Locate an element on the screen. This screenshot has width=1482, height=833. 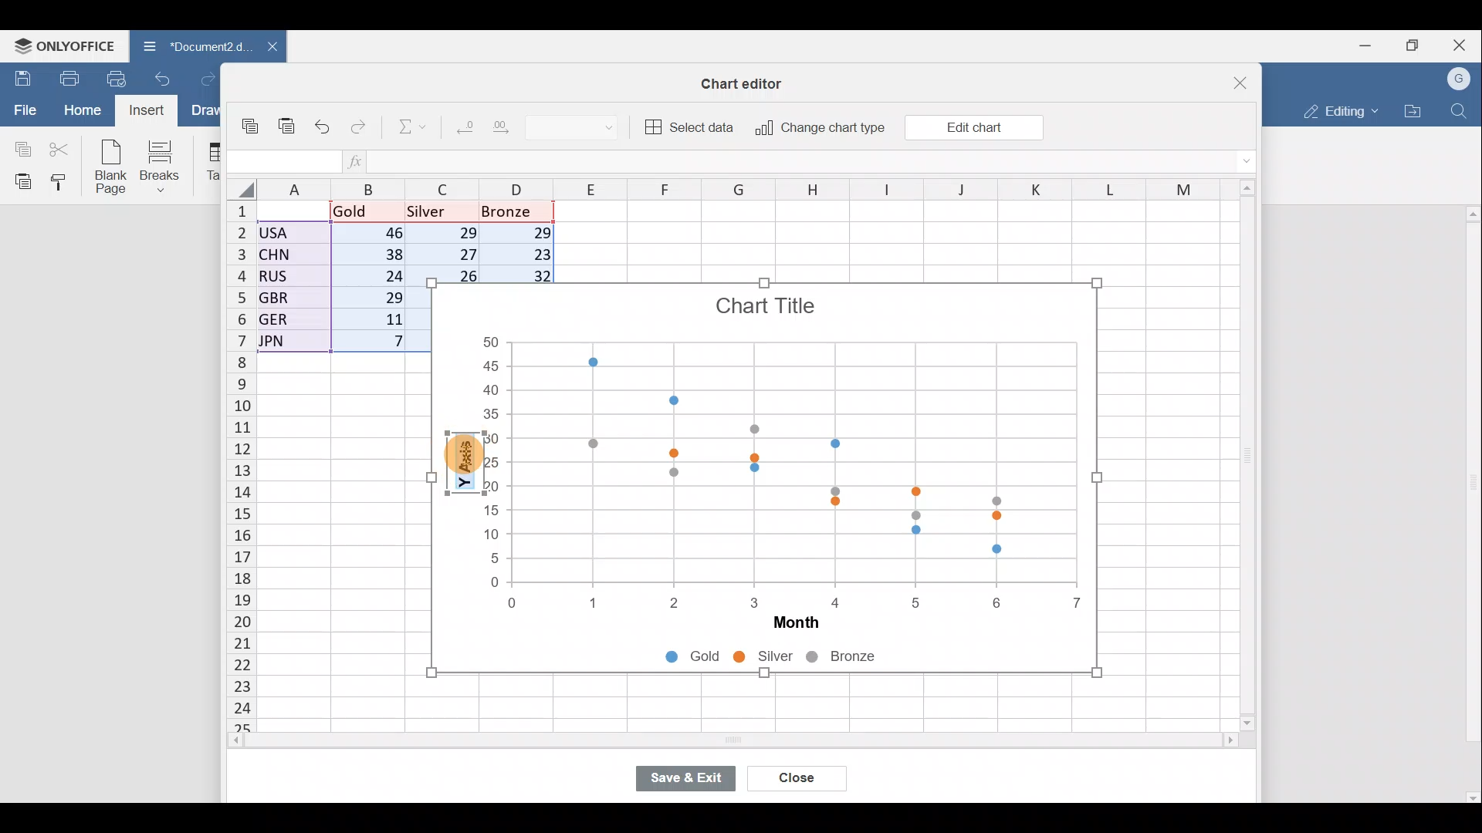
Edit chart is located at coordinates (973, 126).